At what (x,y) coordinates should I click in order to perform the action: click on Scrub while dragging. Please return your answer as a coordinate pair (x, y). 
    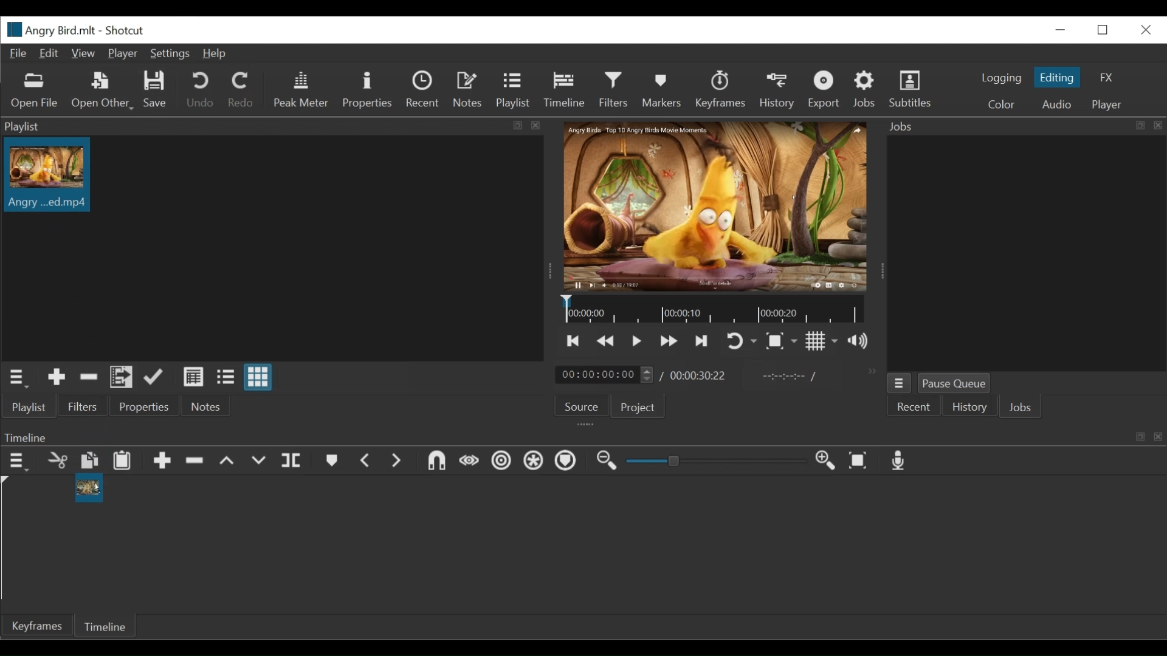
    Looking at the image, I should click on (470, 463).